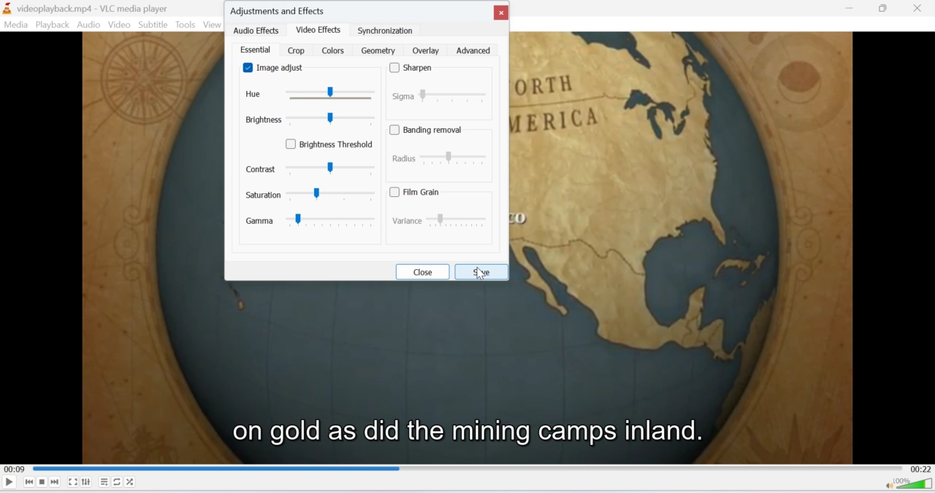  What do you see at coordinates (296, 50) in the screenshot?
I see `crop` at bounding box center [296, 50].